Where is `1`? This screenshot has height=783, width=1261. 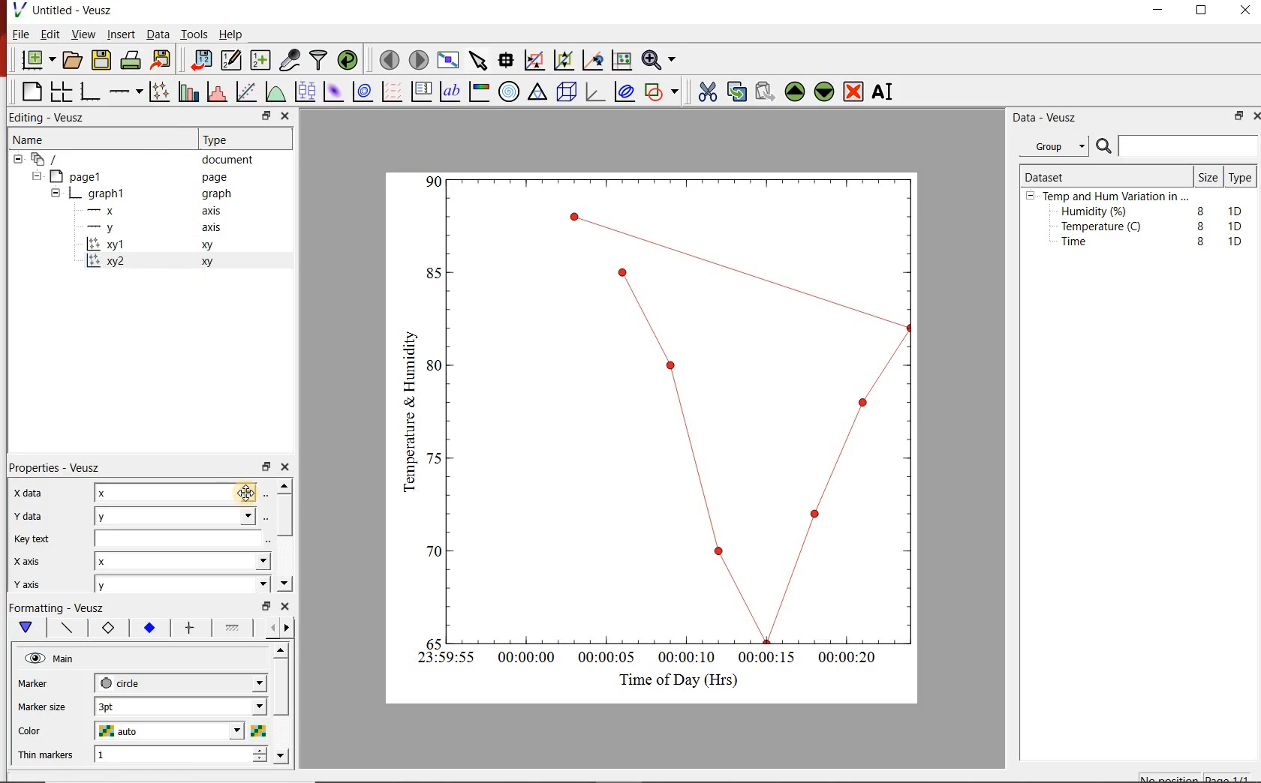
1 is located at coordinates (435, 180).